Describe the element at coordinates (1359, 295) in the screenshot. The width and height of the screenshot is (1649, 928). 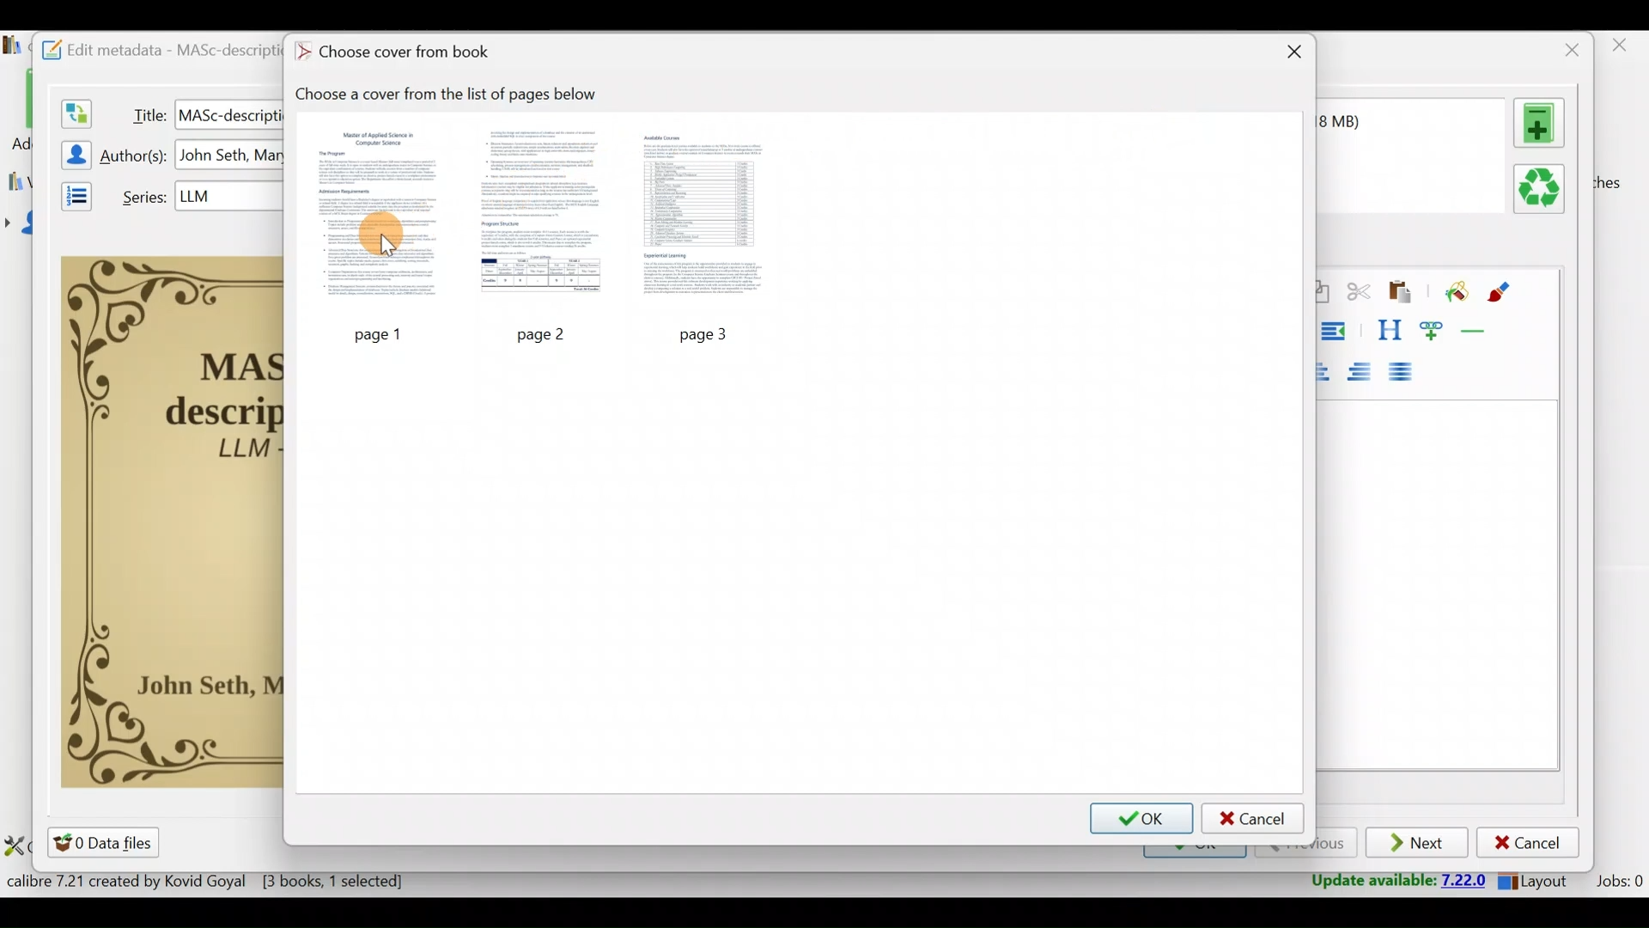
I see `Cut` at that location.